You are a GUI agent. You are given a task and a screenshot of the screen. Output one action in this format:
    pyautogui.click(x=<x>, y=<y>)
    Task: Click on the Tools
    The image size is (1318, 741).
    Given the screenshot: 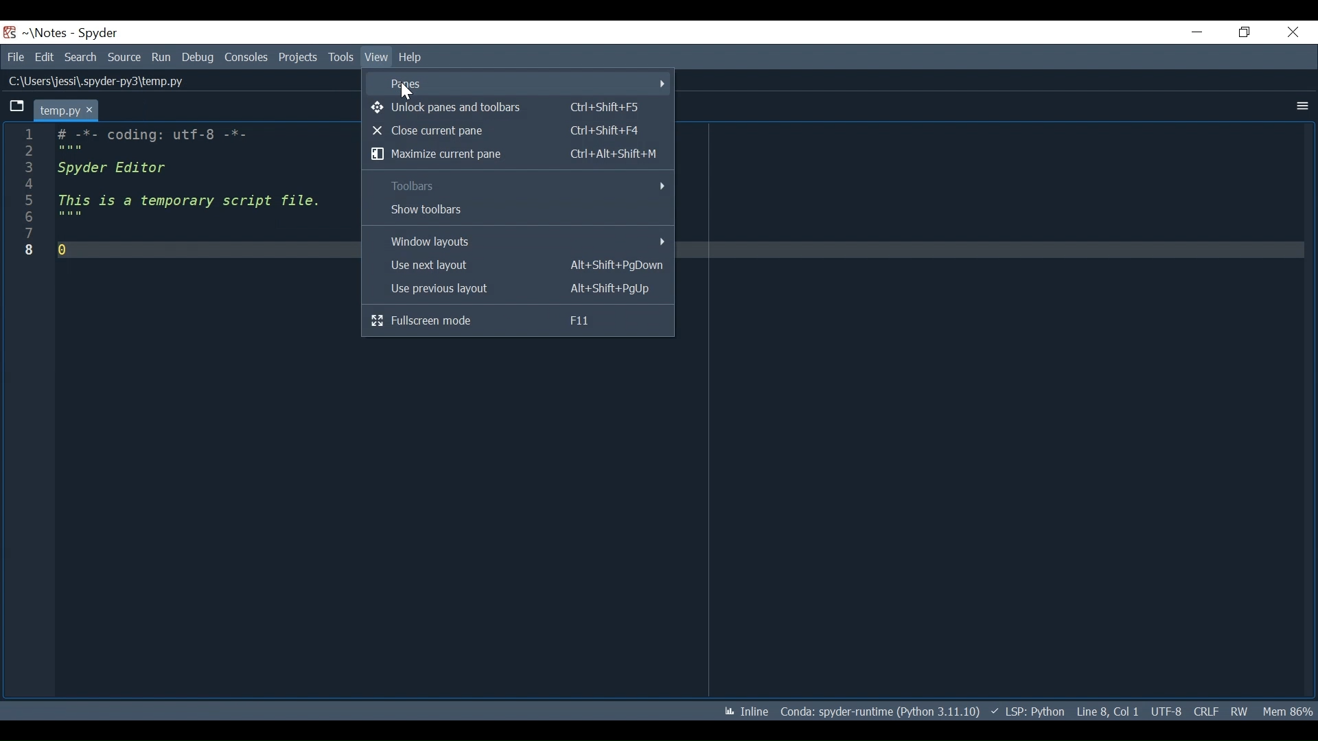 What is the action you would take?
    pyautogui.click(x=341, y=58)
    